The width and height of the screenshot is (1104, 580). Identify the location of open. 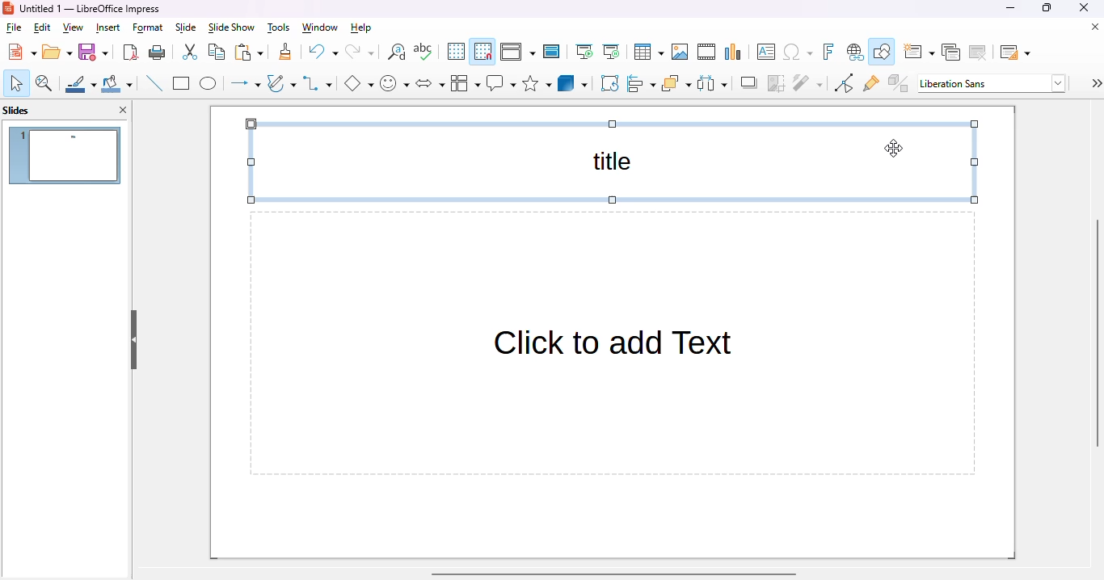
(57, 52).